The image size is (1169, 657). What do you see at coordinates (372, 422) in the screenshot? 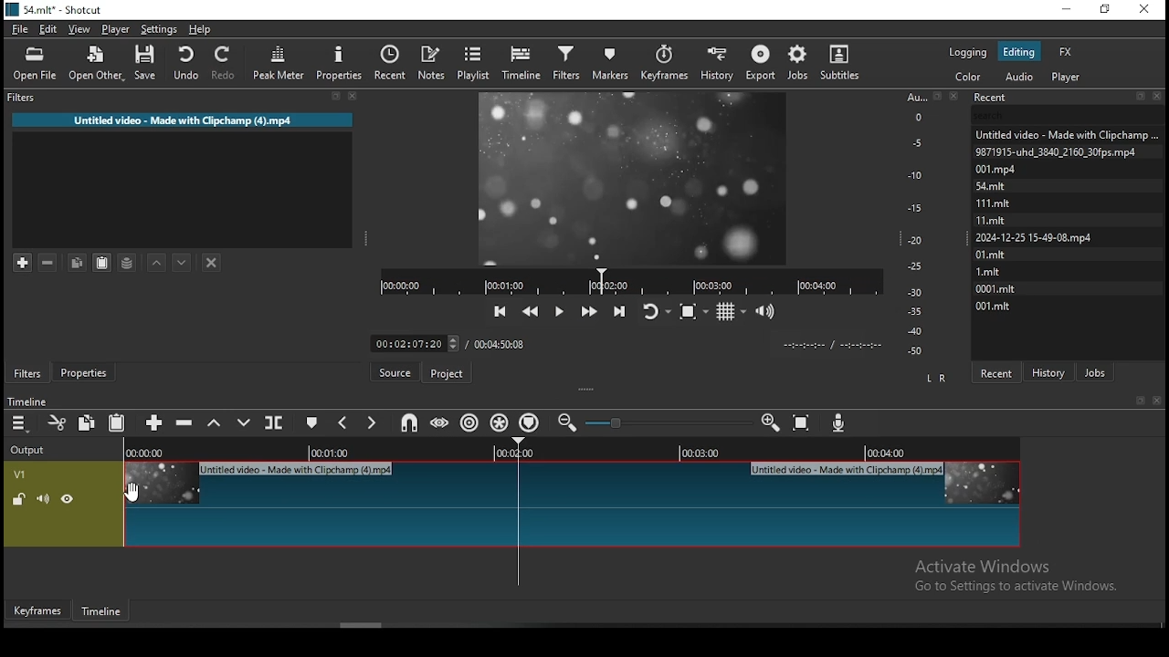
I see `next marker` at bounding box center [372, 422].